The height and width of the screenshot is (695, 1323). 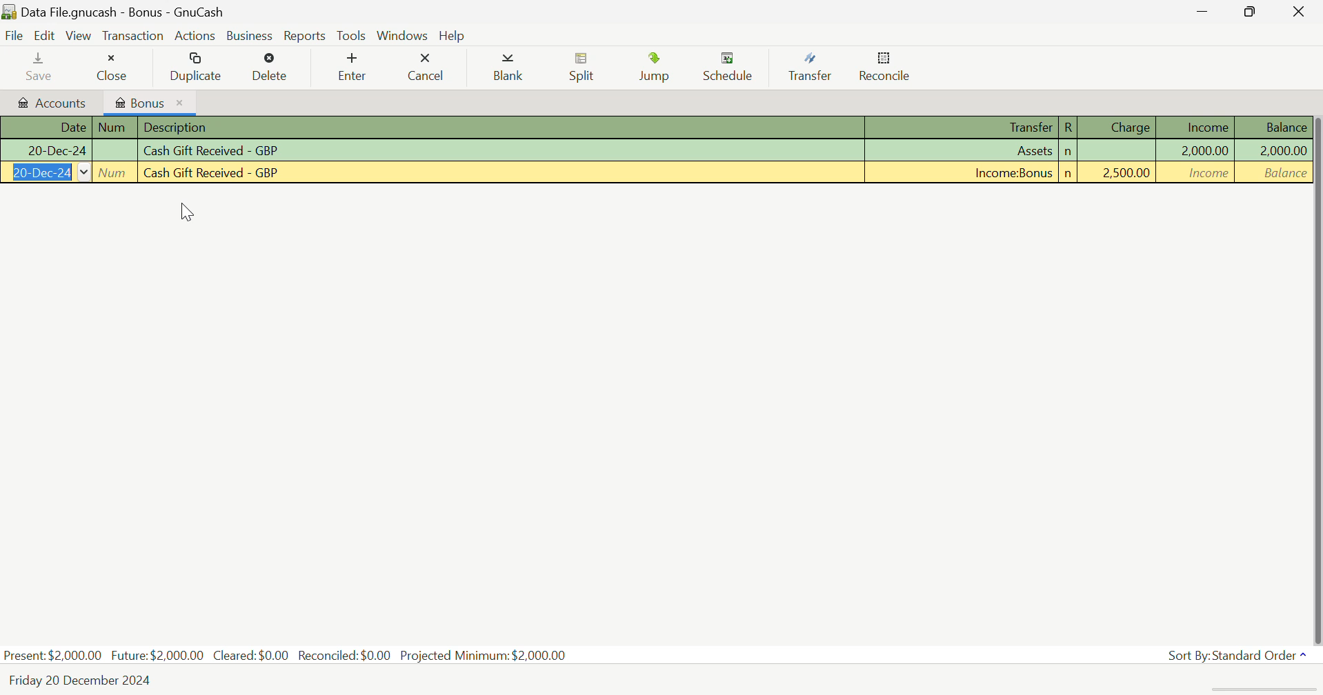 What do you see at coordinates (1302, 10) in the screenshot?
I see `Close Window` at bounding box center [1302, 10].